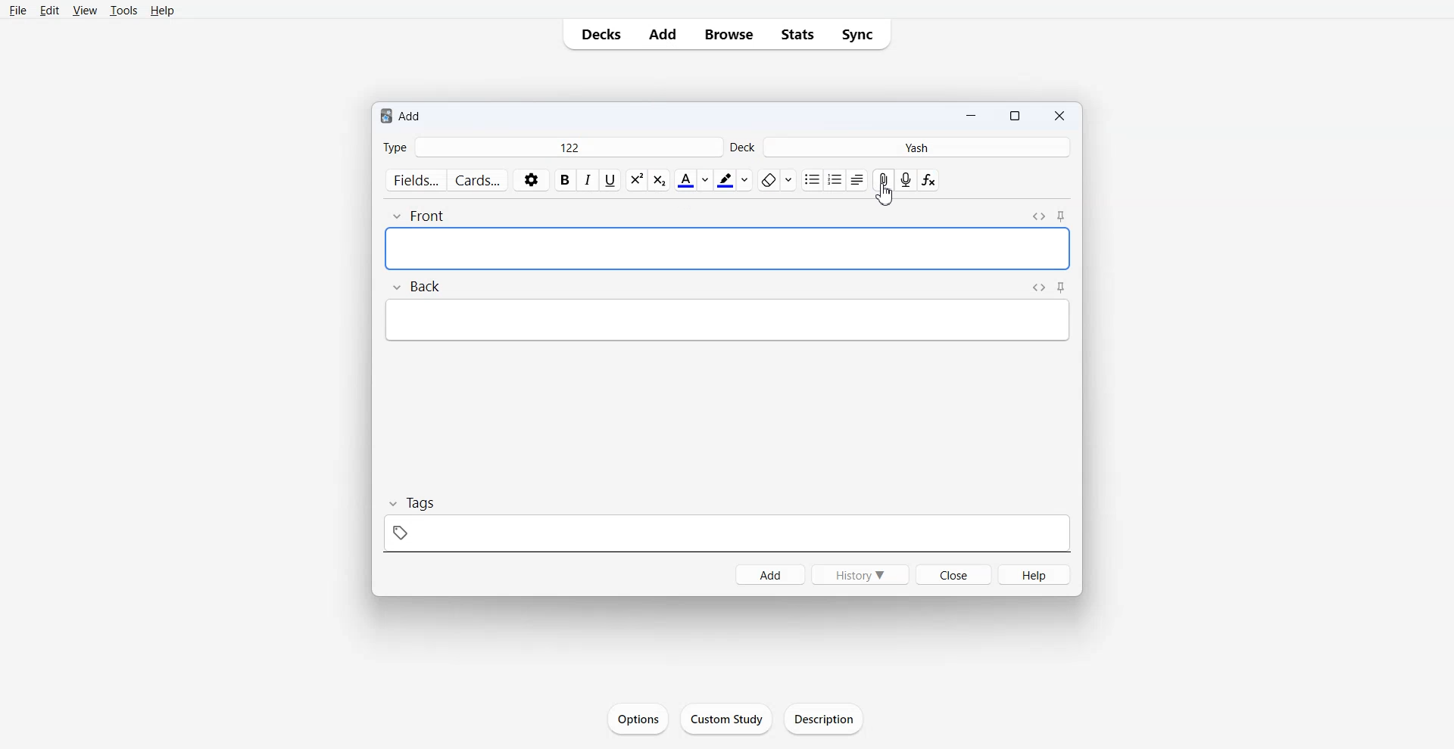  I want to click on Minimize, so click(969, 114).